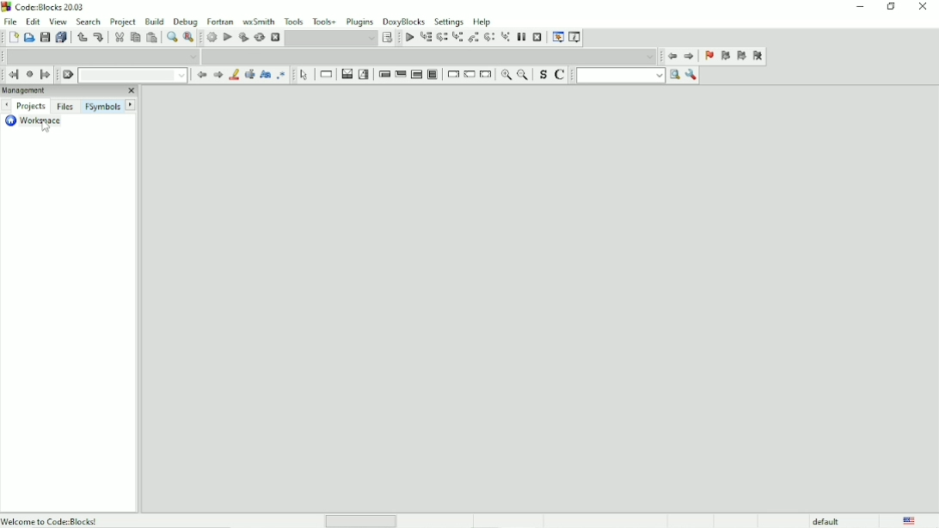 The image size is (939, 528). Describe the element at coordinates (365, 74) in the screenshot. I see `Selection` at that location.